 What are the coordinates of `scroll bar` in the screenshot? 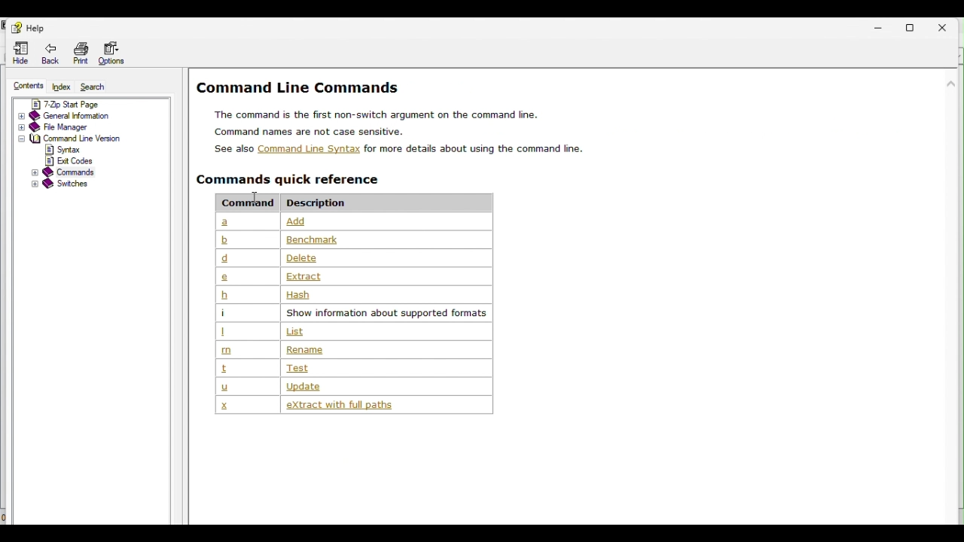 It's located at (948, 217).